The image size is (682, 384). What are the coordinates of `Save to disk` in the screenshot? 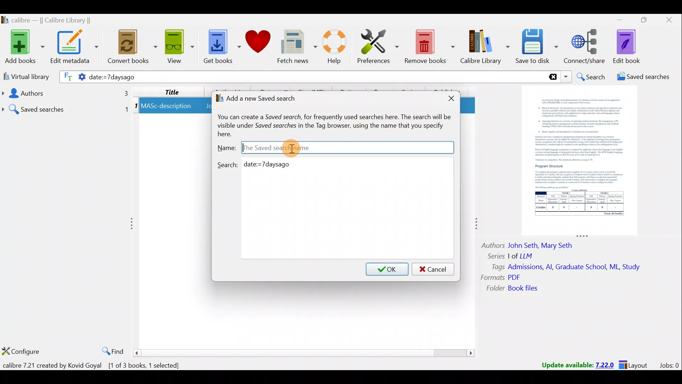 It's located at (538, 47).